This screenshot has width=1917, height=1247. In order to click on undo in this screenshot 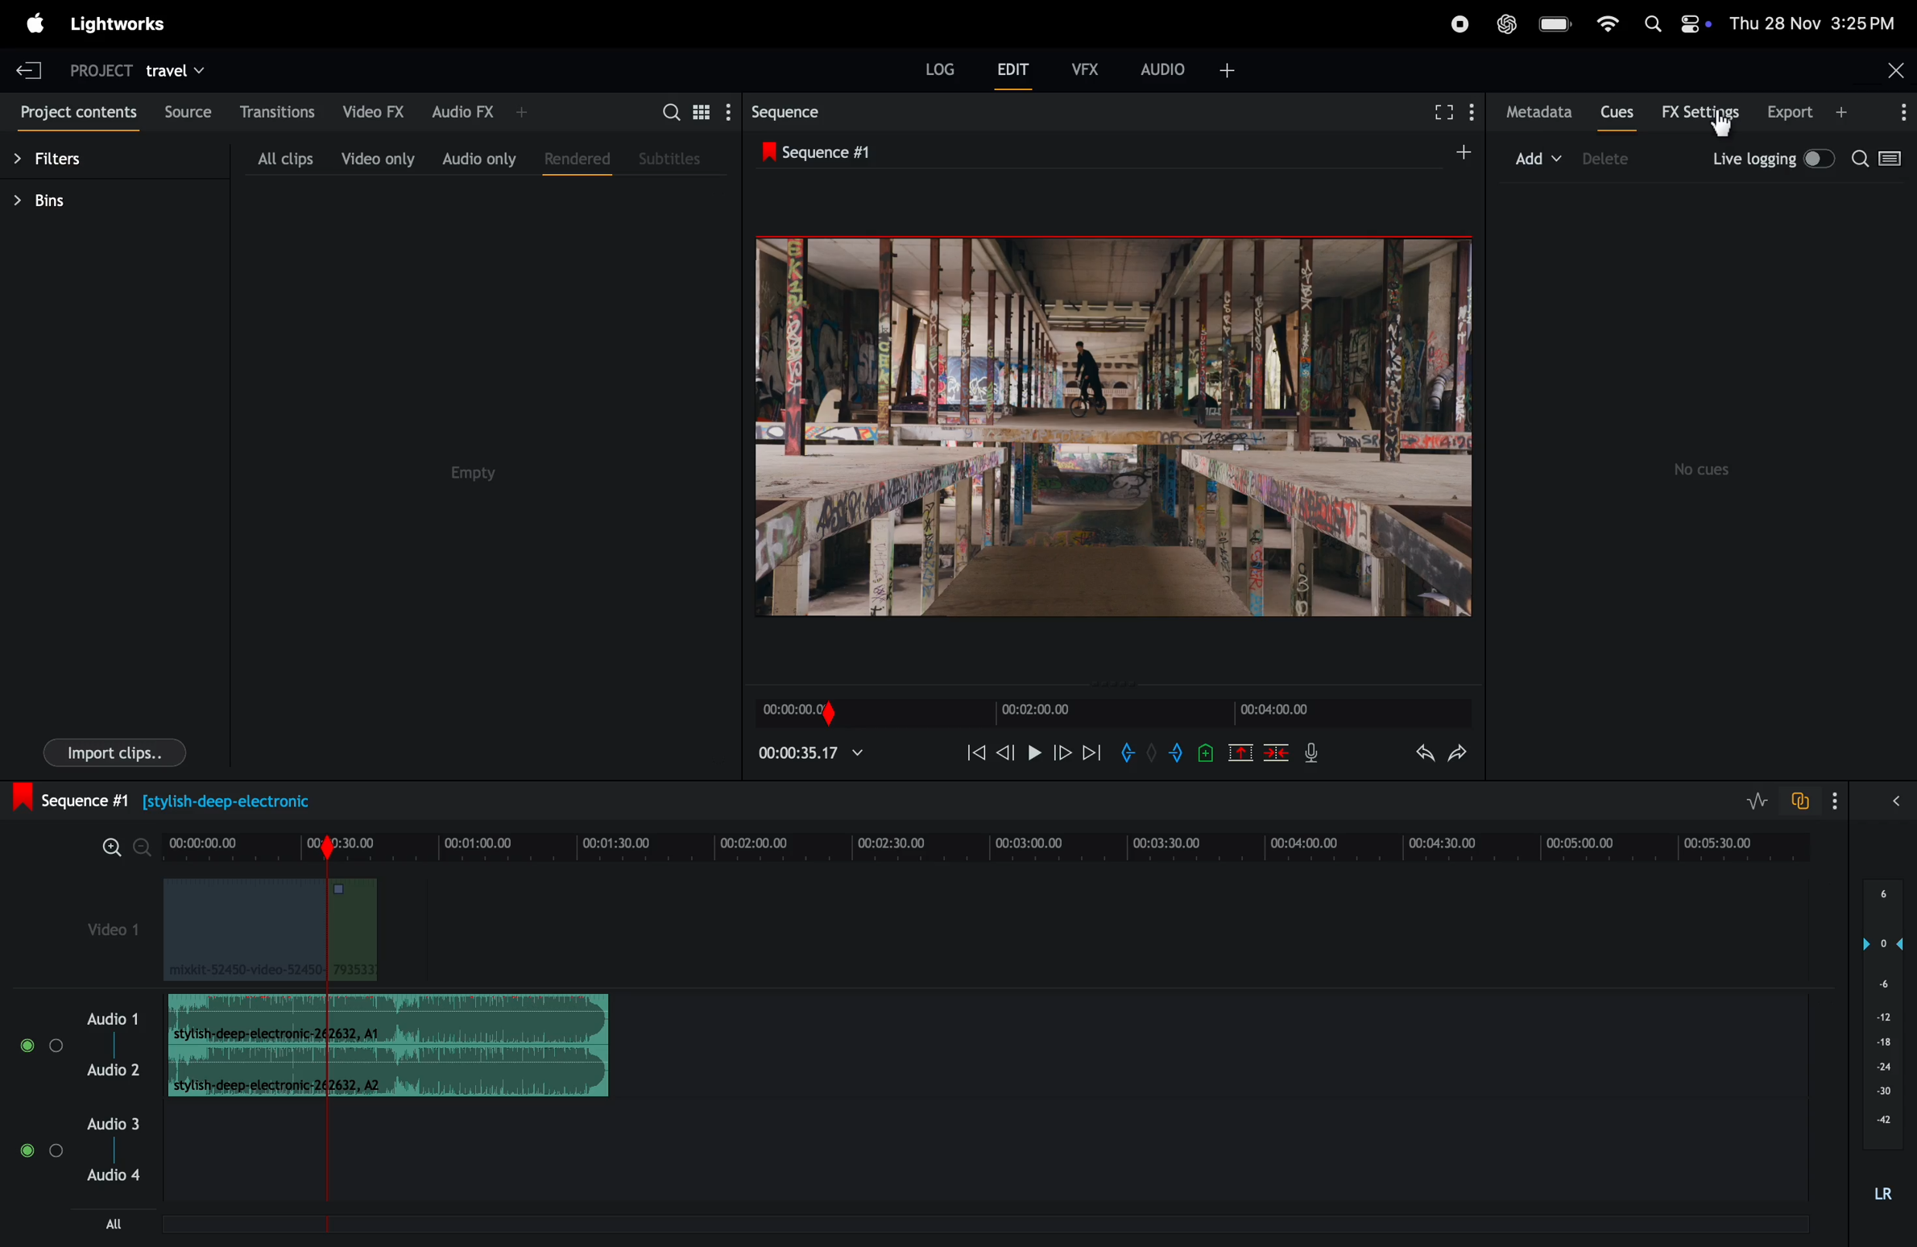, I will do `click(1422, 756)`.